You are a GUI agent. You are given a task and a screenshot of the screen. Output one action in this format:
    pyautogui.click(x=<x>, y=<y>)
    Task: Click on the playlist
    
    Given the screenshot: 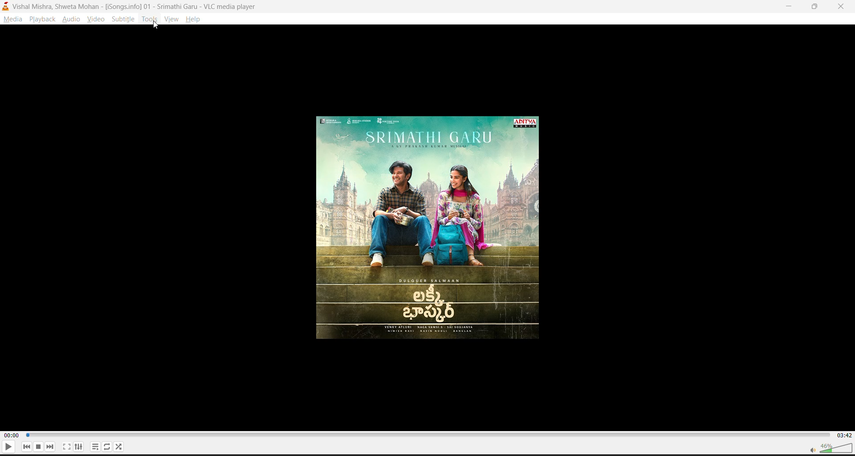 What is the action you would take?
    pyautogui.click(x=94, y=446)
    